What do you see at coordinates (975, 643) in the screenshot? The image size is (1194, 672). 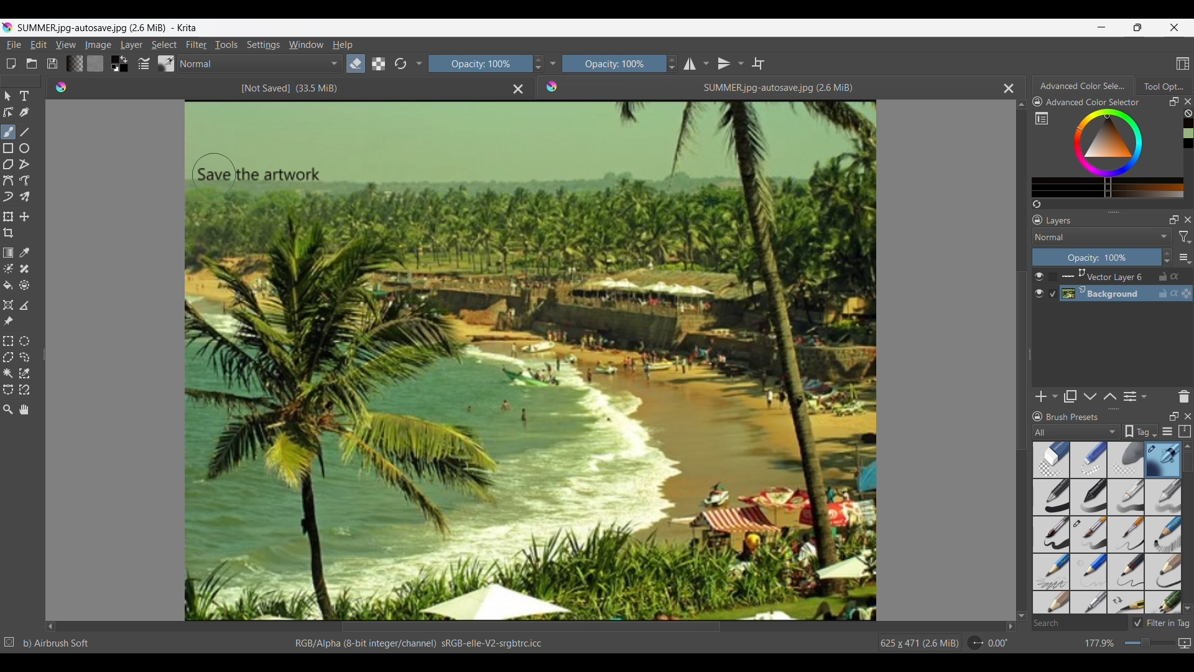 I see `Dial to change rotation` at bounding box center [975, 643].